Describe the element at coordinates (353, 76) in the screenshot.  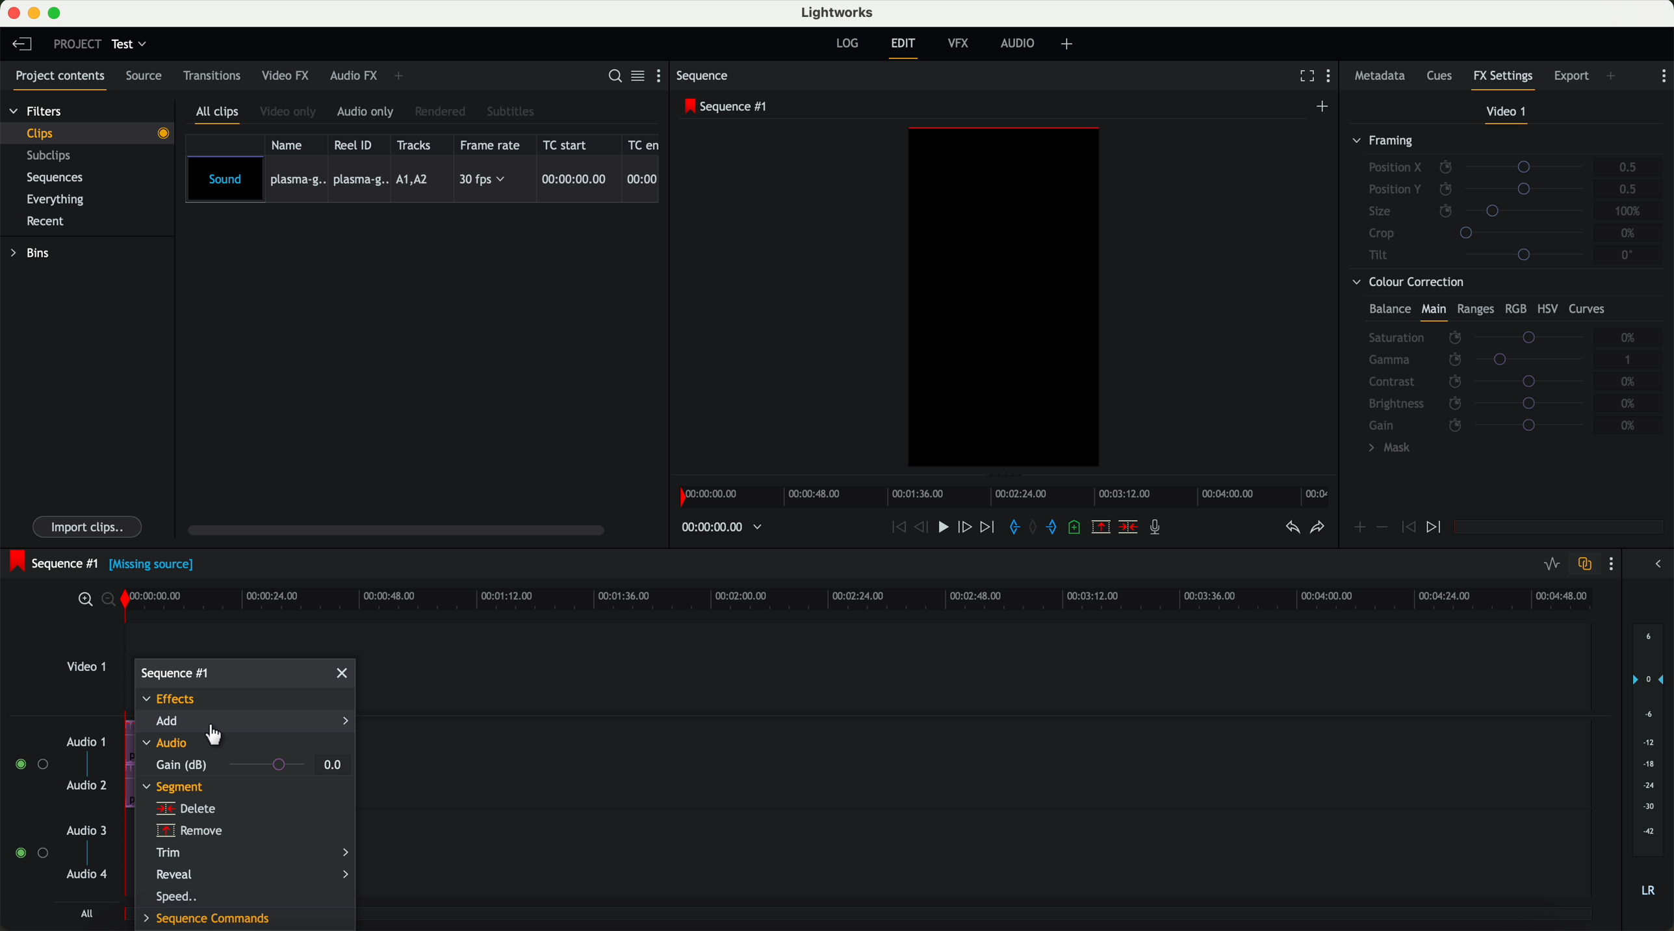
I see `audio FX` at that location.